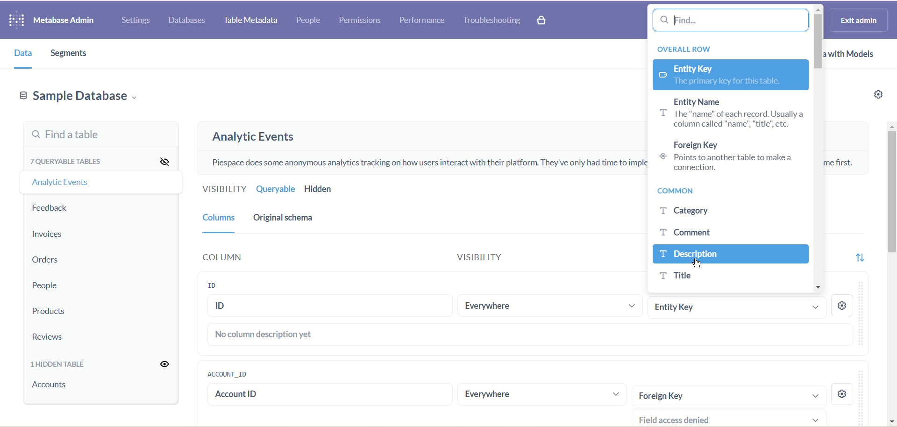 The image size is (897, 427). What do you see at coordinates (728, 395) in the screenshot?
I see `foreign key` at bounding box center [728, 395].